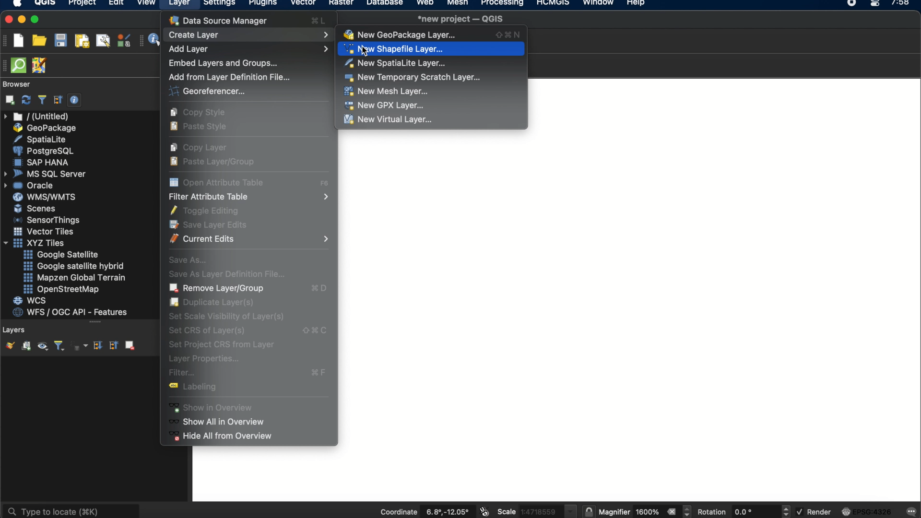  I want to click on new temporary scratch layer, so click(414, 77).